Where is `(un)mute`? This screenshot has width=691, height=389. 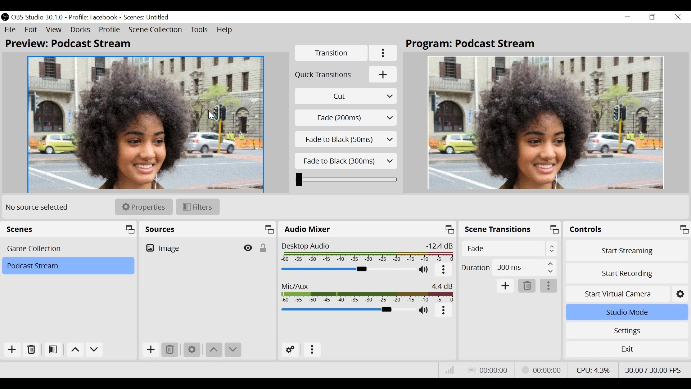 (un)mute is located at coordinates (424, 311).